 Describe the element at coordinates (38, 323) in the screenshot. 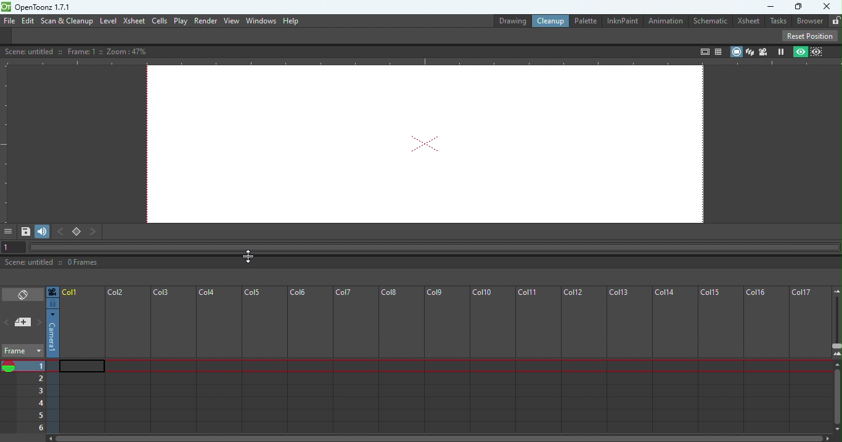

I see `Next memo` at that location.